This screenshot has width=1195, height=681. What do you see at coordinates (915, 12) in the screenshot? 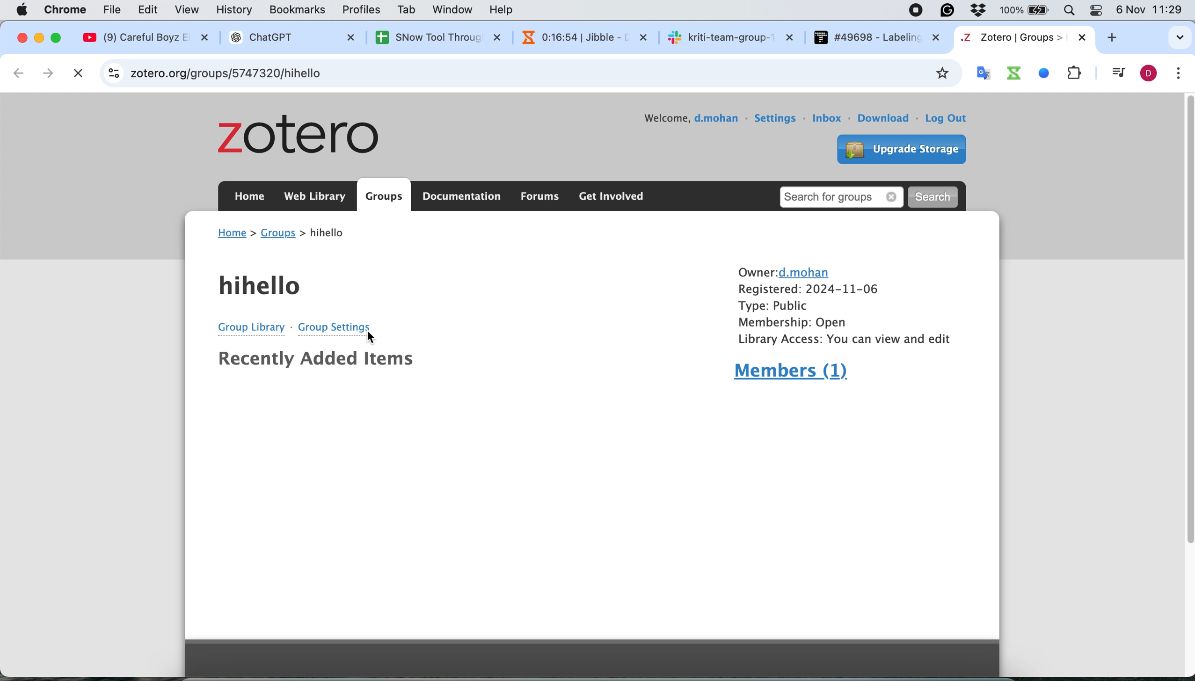
I see `Screen record` at bounding box center [915, 12].